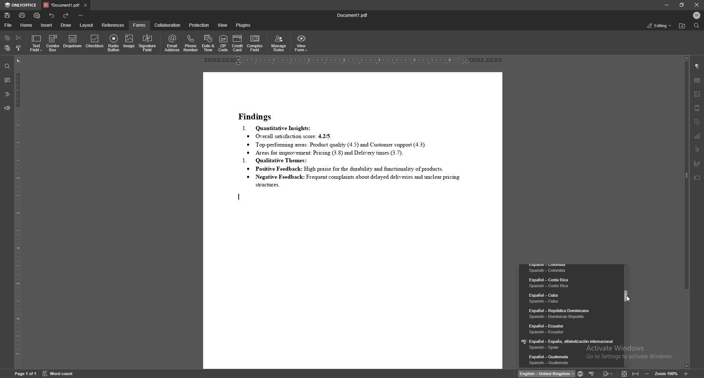 The image size is (704, 378). What do you see at coordinates (243, 25) in the screenshot?
I see `plugins` at bounding box center [243, 25].